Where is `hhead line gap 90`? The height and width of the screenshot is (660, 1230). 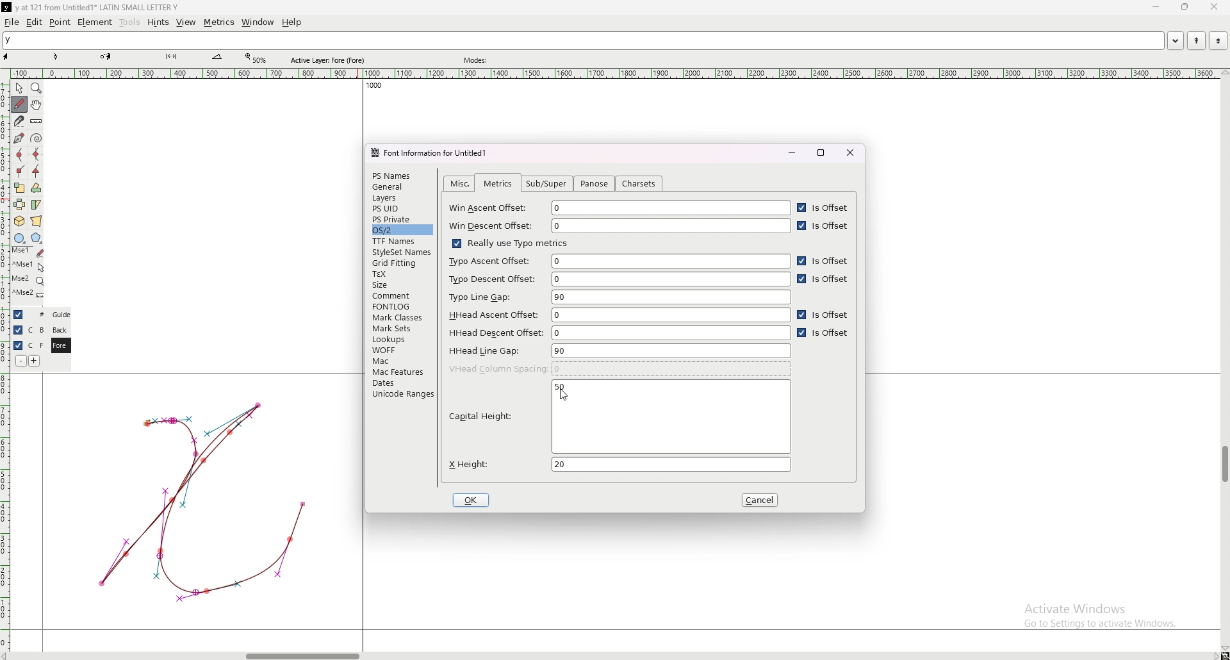 hhead line gap 90 is located at coordinates (619, 351).